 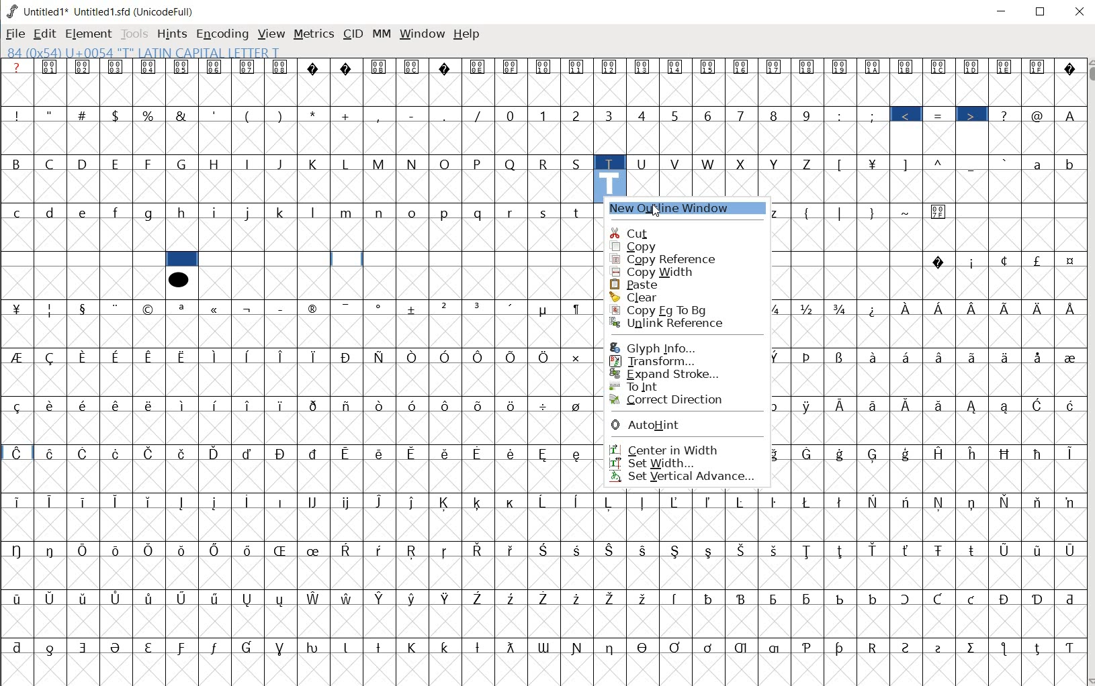 I want to click on Symbol, so click(x=249, y=356).